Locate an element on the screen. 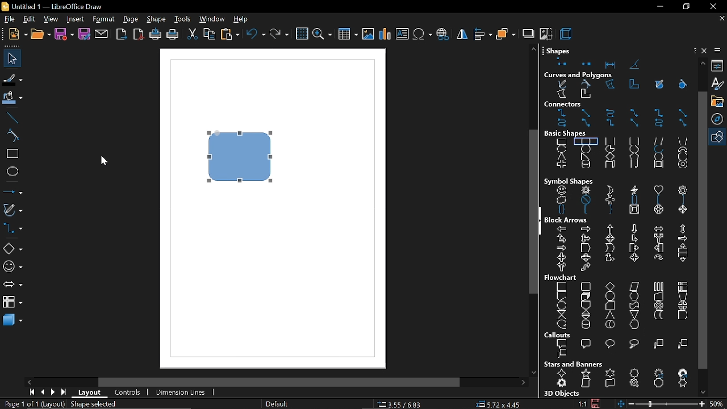  move right is located at coordinates (523, 383).